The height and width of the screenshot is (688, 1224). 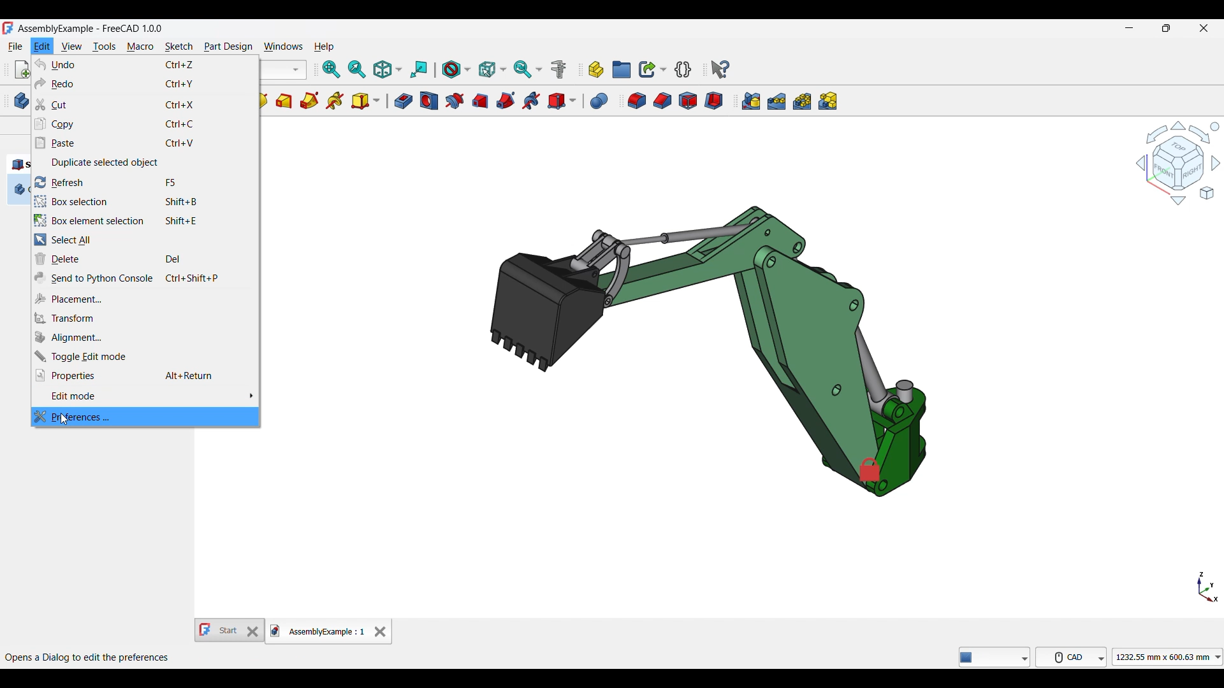 I want to click on Polar pattern, so click(x=802, y=101).